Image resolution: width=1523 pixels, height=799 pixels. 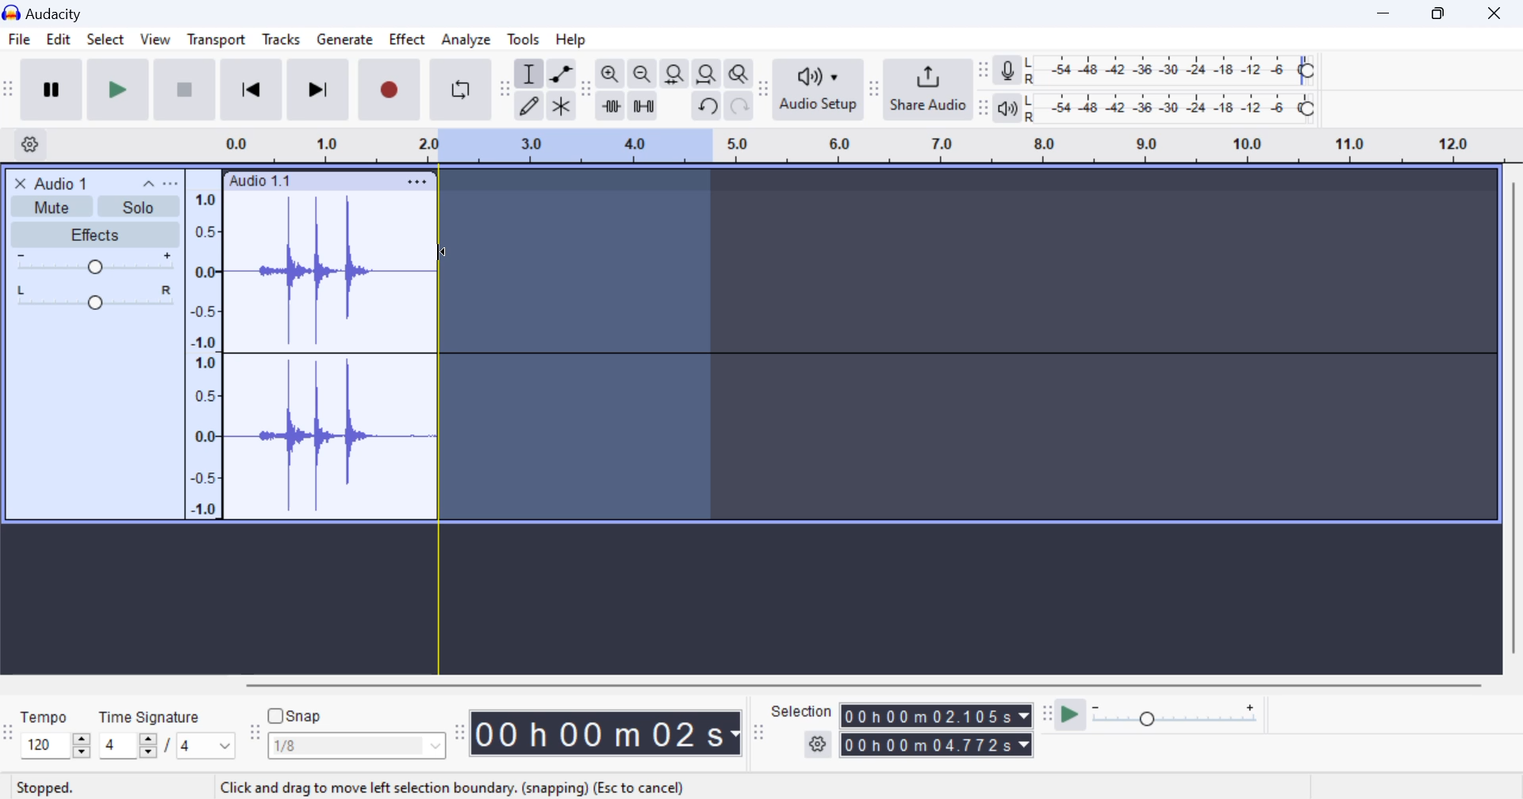 What do you see at coordinates (673, 75) in the screenshot?
I see `fit selection to width` at bounding box center [673, 75].